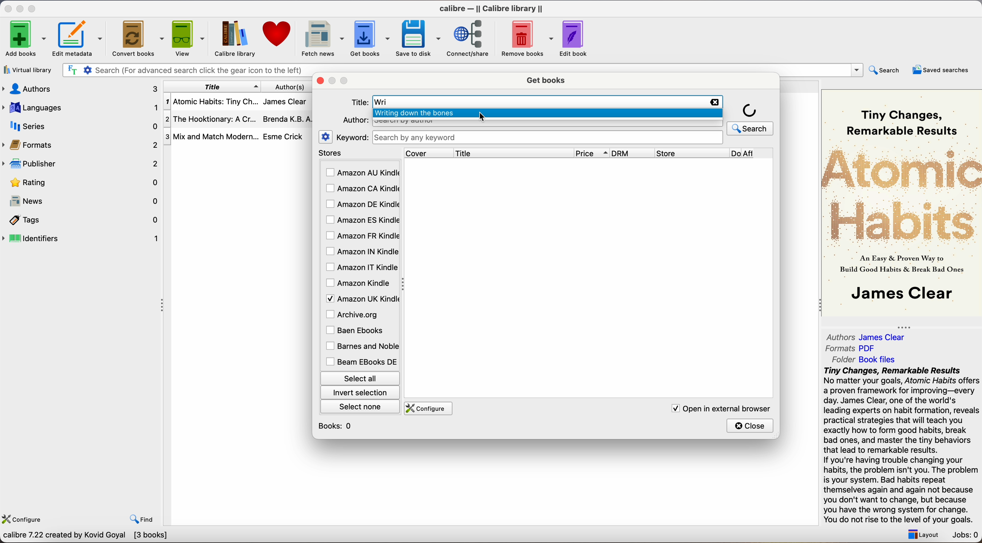 Image resolution: width=982 pixels, height=543 pixels. I want to click on minimize, so click(21, 8).